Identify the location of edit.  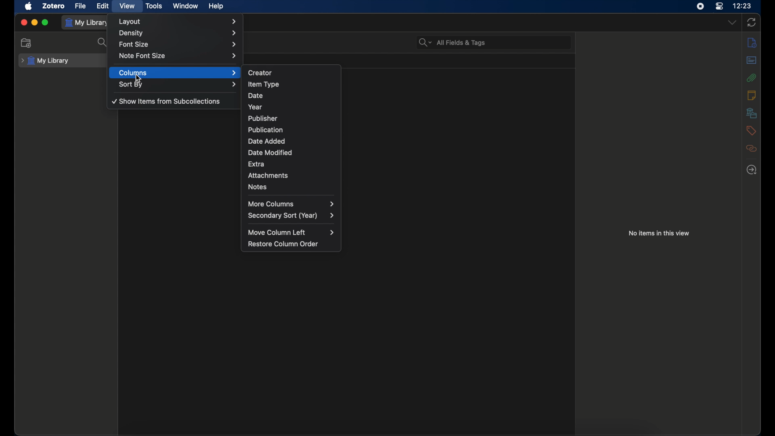
(103, 6).